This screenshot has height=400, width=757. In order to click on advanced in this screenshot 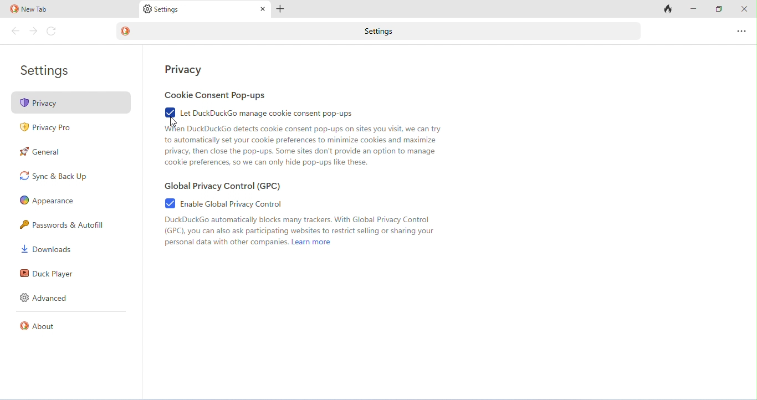, I will do `click(45, 298)`.